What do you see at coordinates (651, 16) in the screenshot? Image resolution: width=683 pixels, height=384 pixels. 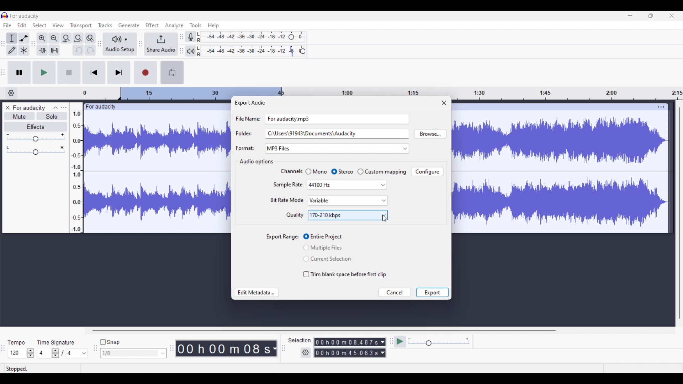 I see `Show in smaller tab` at bounding box center [651, 16].